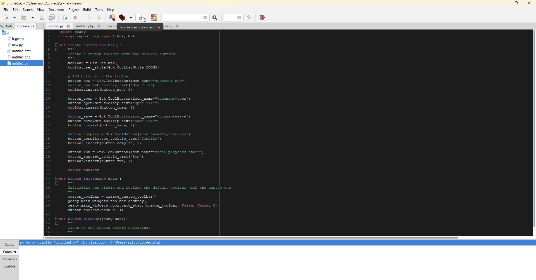 The height and width of the screenshot is (280, 536). I want to click on minimize, so click(504, 3).